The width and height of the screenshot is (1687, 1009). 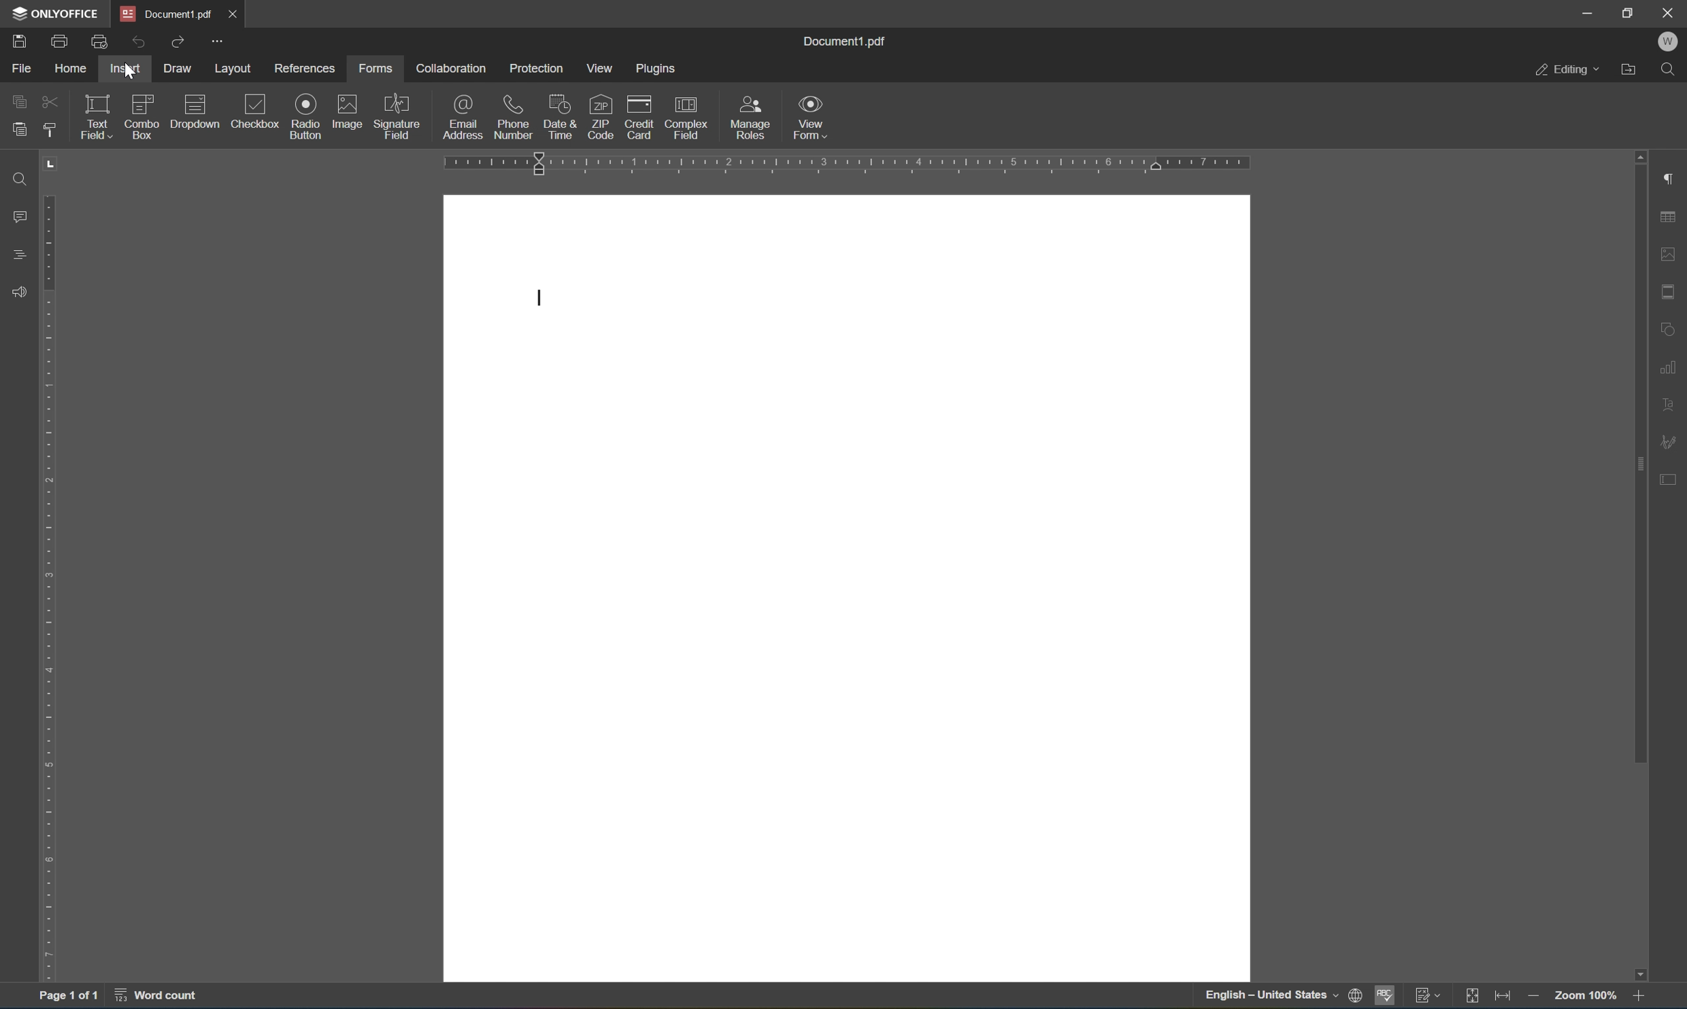 What do you see at coordinates (844, 41) in the screenshot?
I see `document1.pdf` at bounding box center [844, 41].